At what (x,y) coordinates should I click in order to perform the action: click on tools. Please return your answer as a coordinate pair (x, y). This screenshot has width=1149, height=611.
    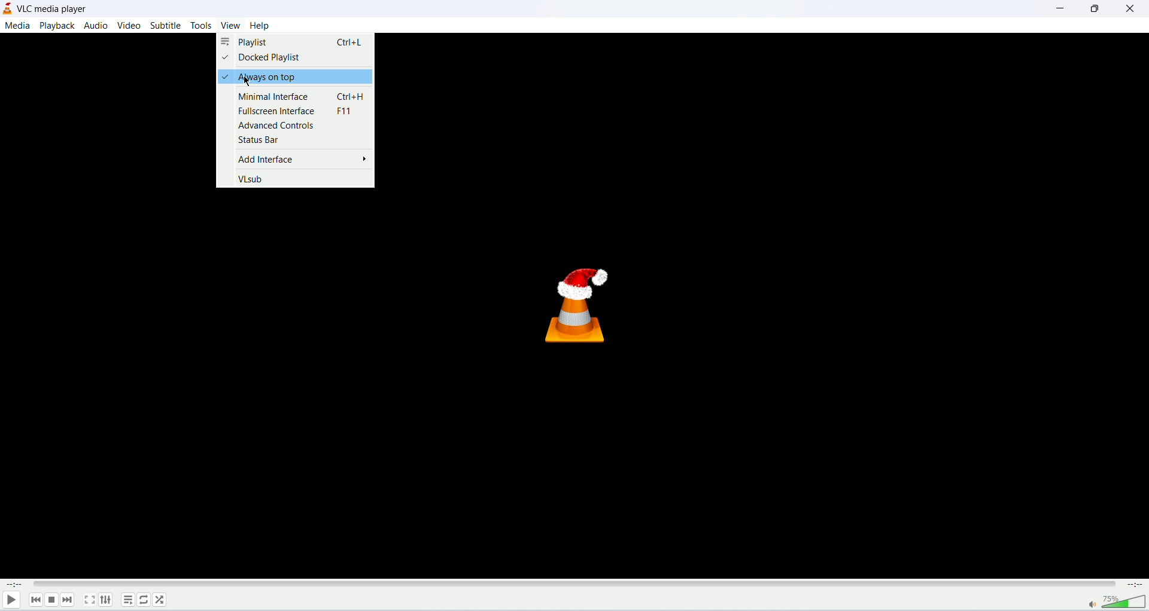
    Looking at the image, I should click on (202, 26).